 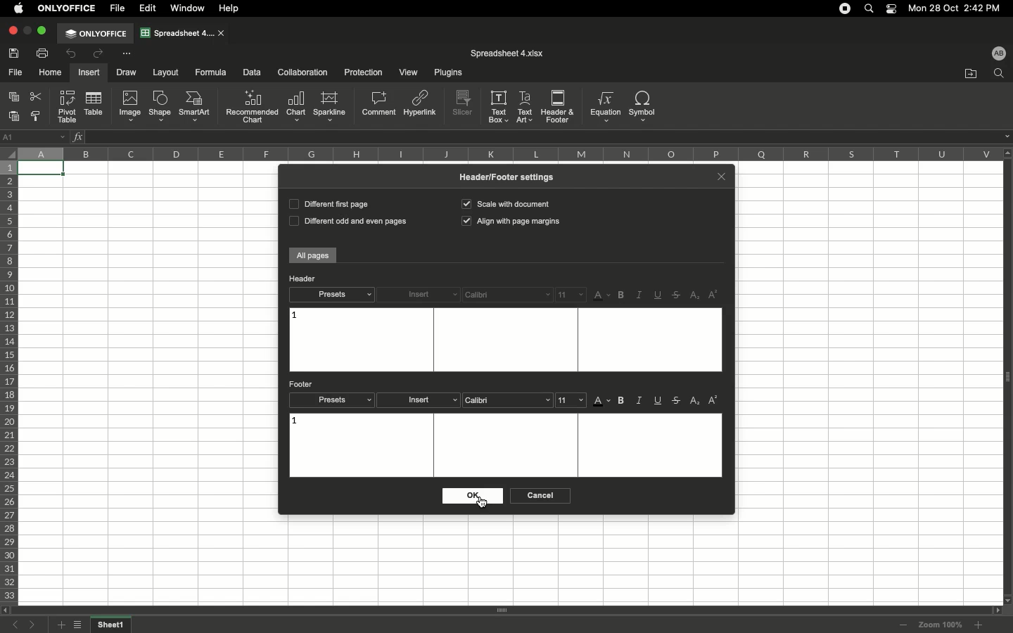 What do you see at coordinates (16, 73) in the screenshot?
I see `File` at bounding box center [16, 73].